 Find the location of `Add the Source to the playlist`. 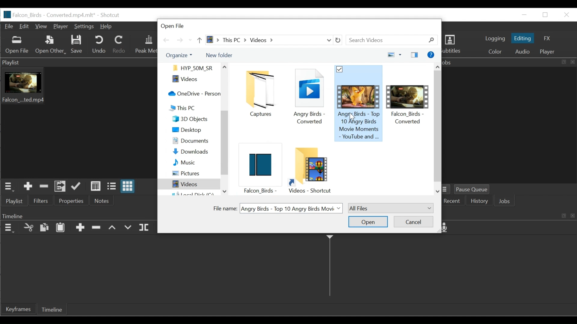

Add the Source to the playlist is located at coordinates (28, 187).